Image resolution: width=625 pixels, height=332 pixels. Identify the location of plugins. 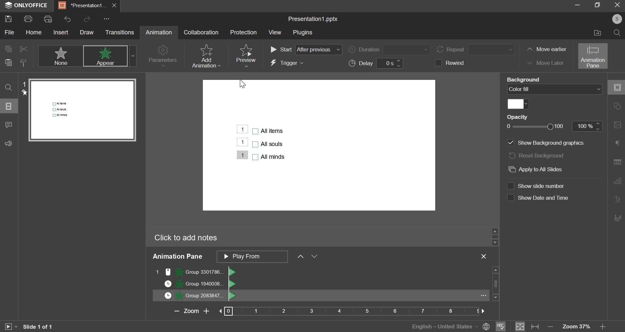
(302, 33).